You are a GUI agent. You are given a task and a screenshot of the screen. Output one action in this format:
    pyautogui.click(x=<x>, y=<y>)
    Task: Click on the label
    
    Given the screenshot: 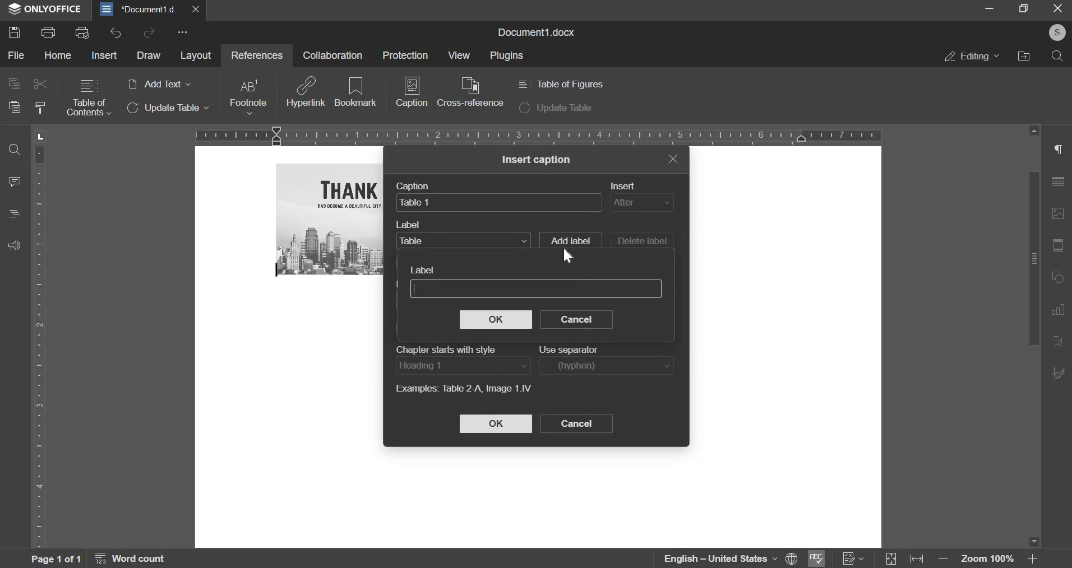 What is the action you would take?
    pyautogui.click(x=536, y=290)
    